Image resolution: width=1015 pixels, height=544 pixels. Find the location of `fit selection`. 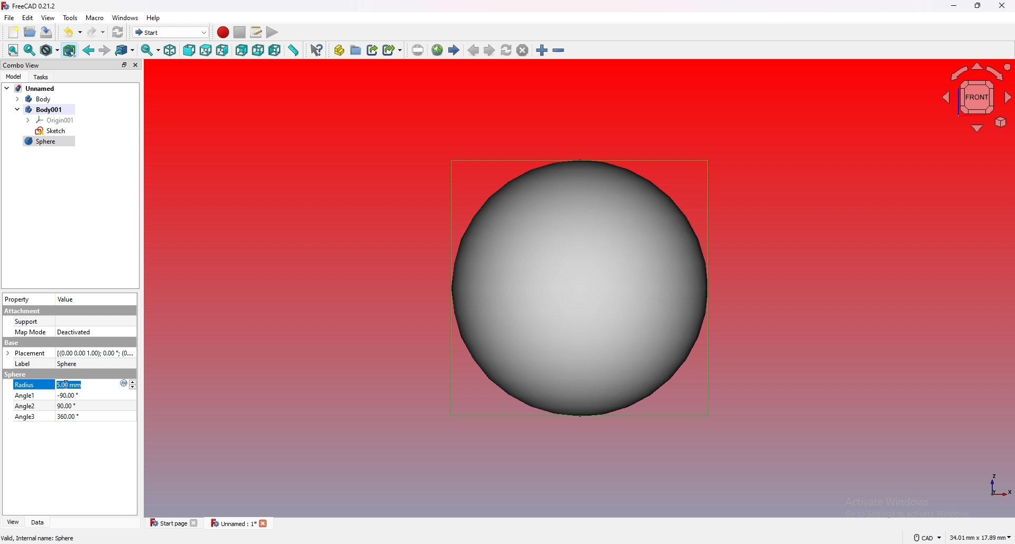

fit selection is located at coordinates (30, 51).